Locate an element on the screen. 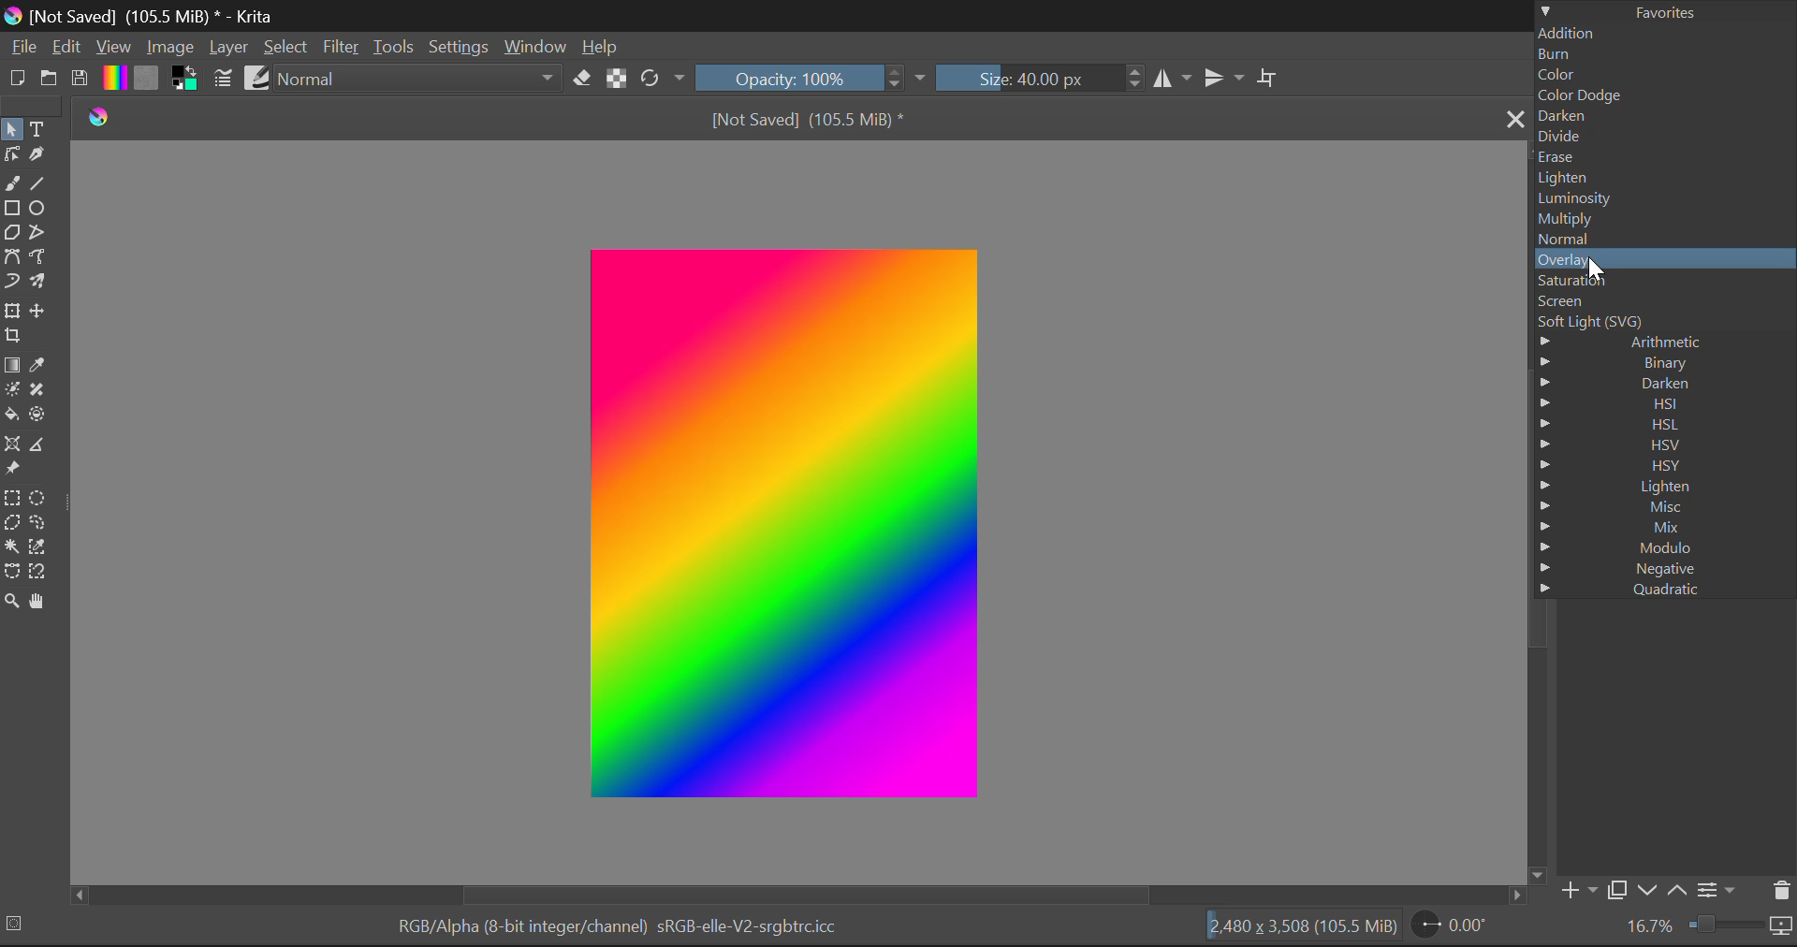 The image size is (1797, 947). 16.7% is located at coordinates (1647, 925).